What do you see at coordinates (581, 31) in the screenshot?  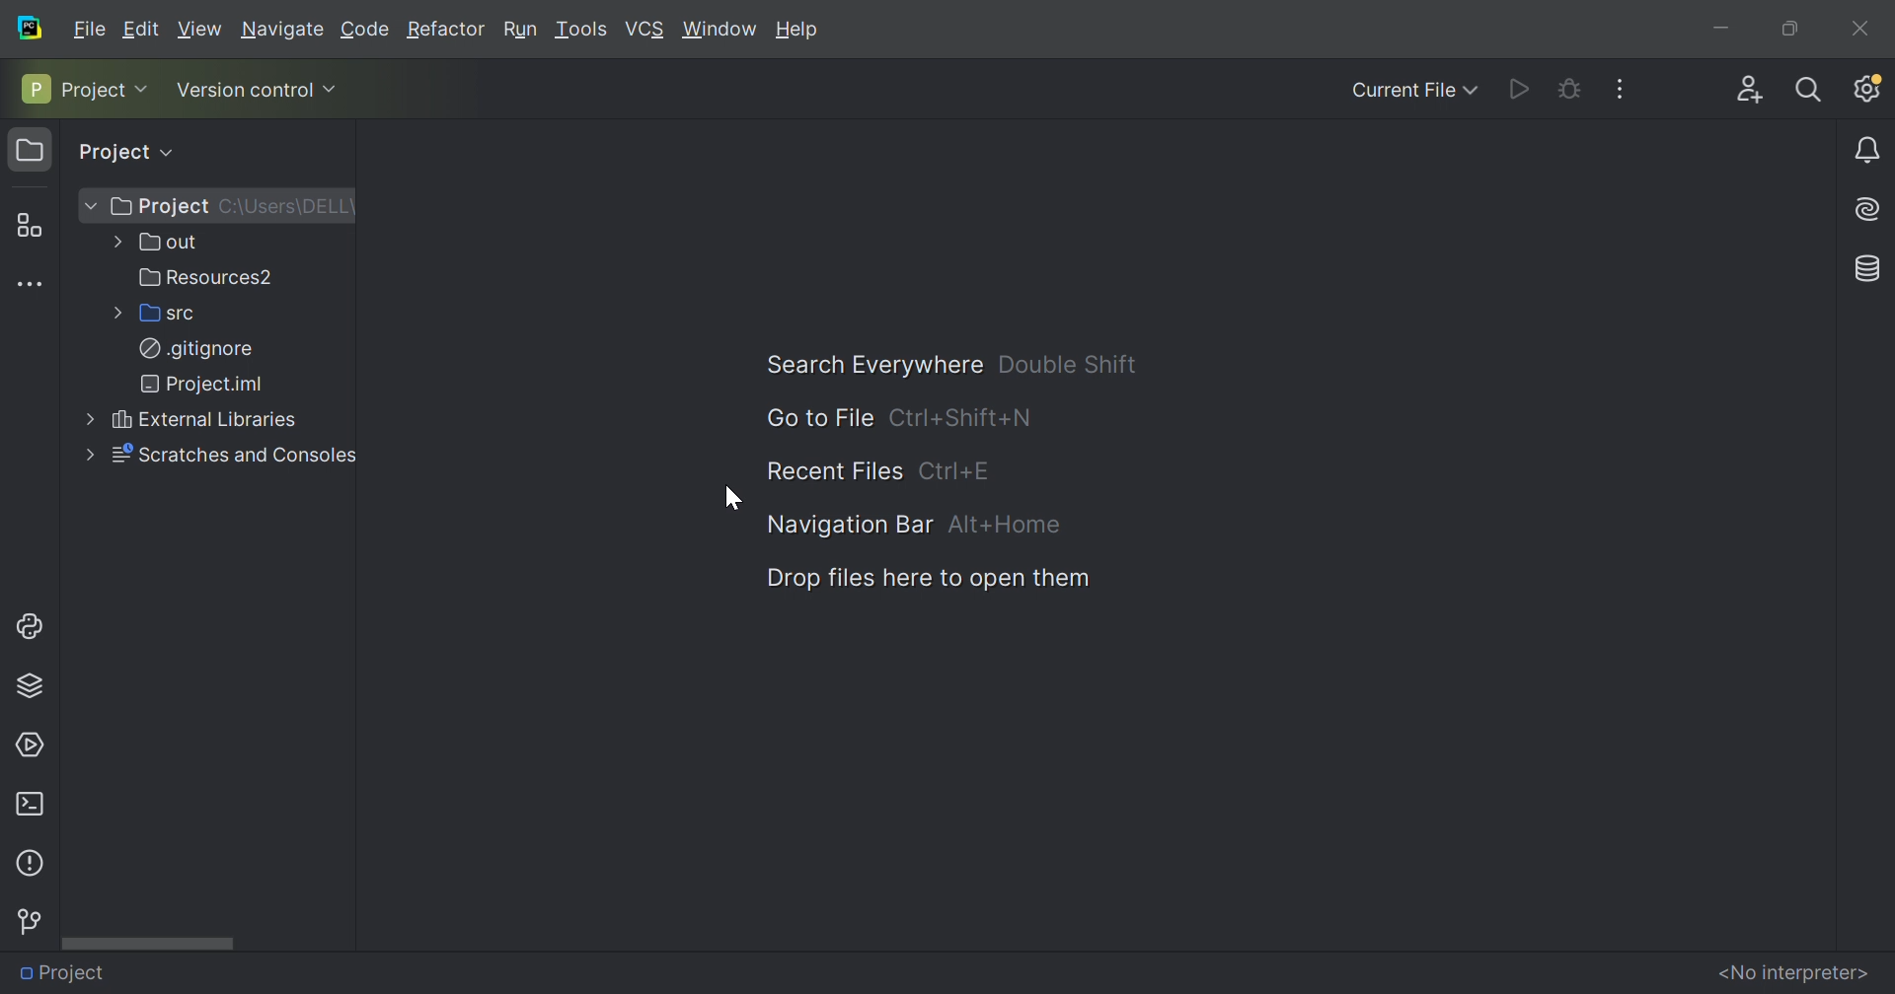 I see `Tools` at bounding box center [581, 31].